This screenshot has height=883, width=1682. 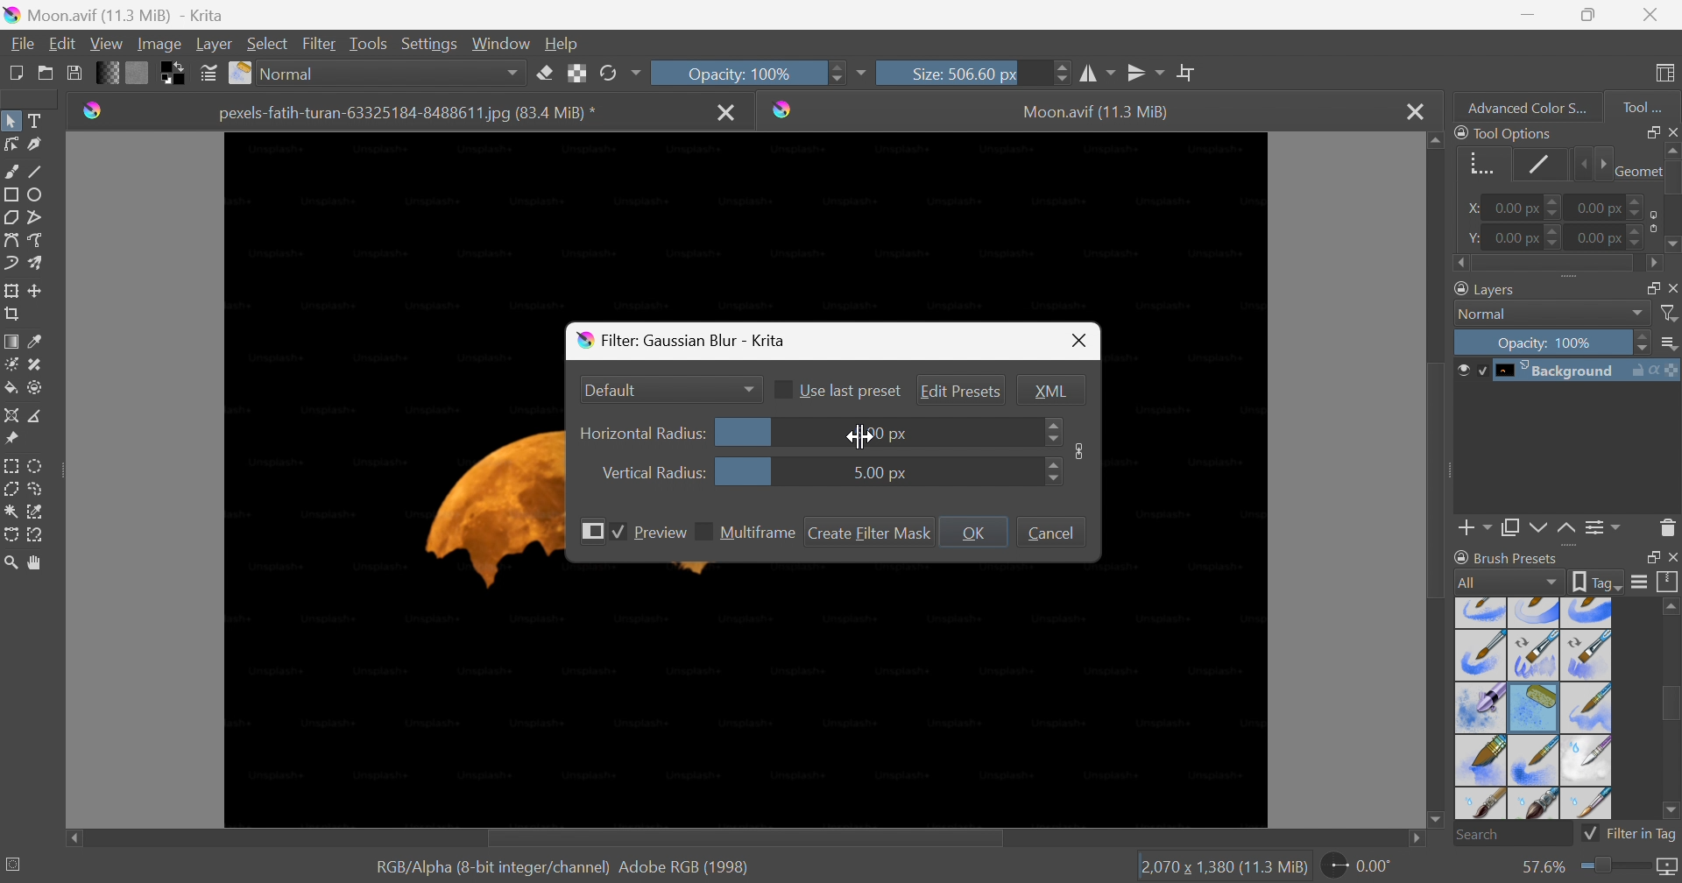 What do you see at coordinates (1097, 114) in the screenshot?
I see `Moon.avif (11.3 MiB)` at bounding box center [1097, 114].